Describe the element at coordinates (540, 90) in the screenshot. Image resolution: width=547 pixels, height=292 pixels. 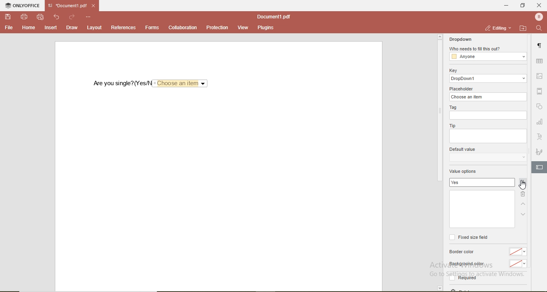
I see `margin` at that location.